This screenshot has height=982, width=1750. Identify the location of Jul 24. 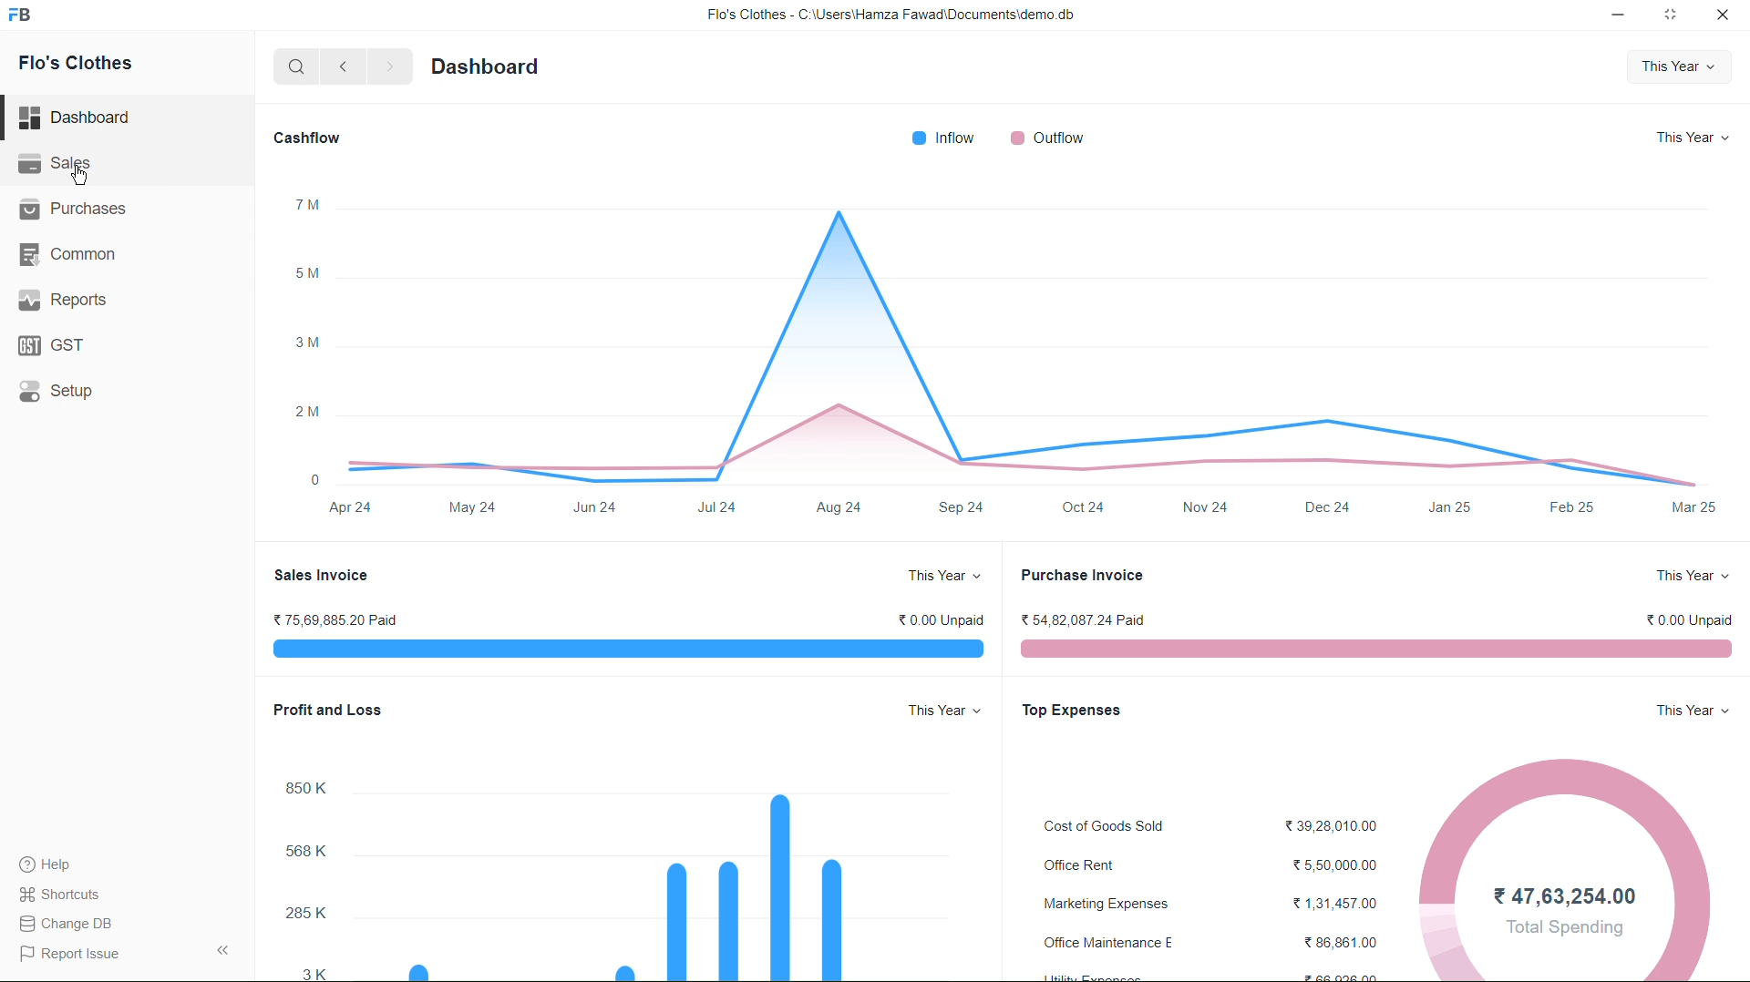
(711, 510).